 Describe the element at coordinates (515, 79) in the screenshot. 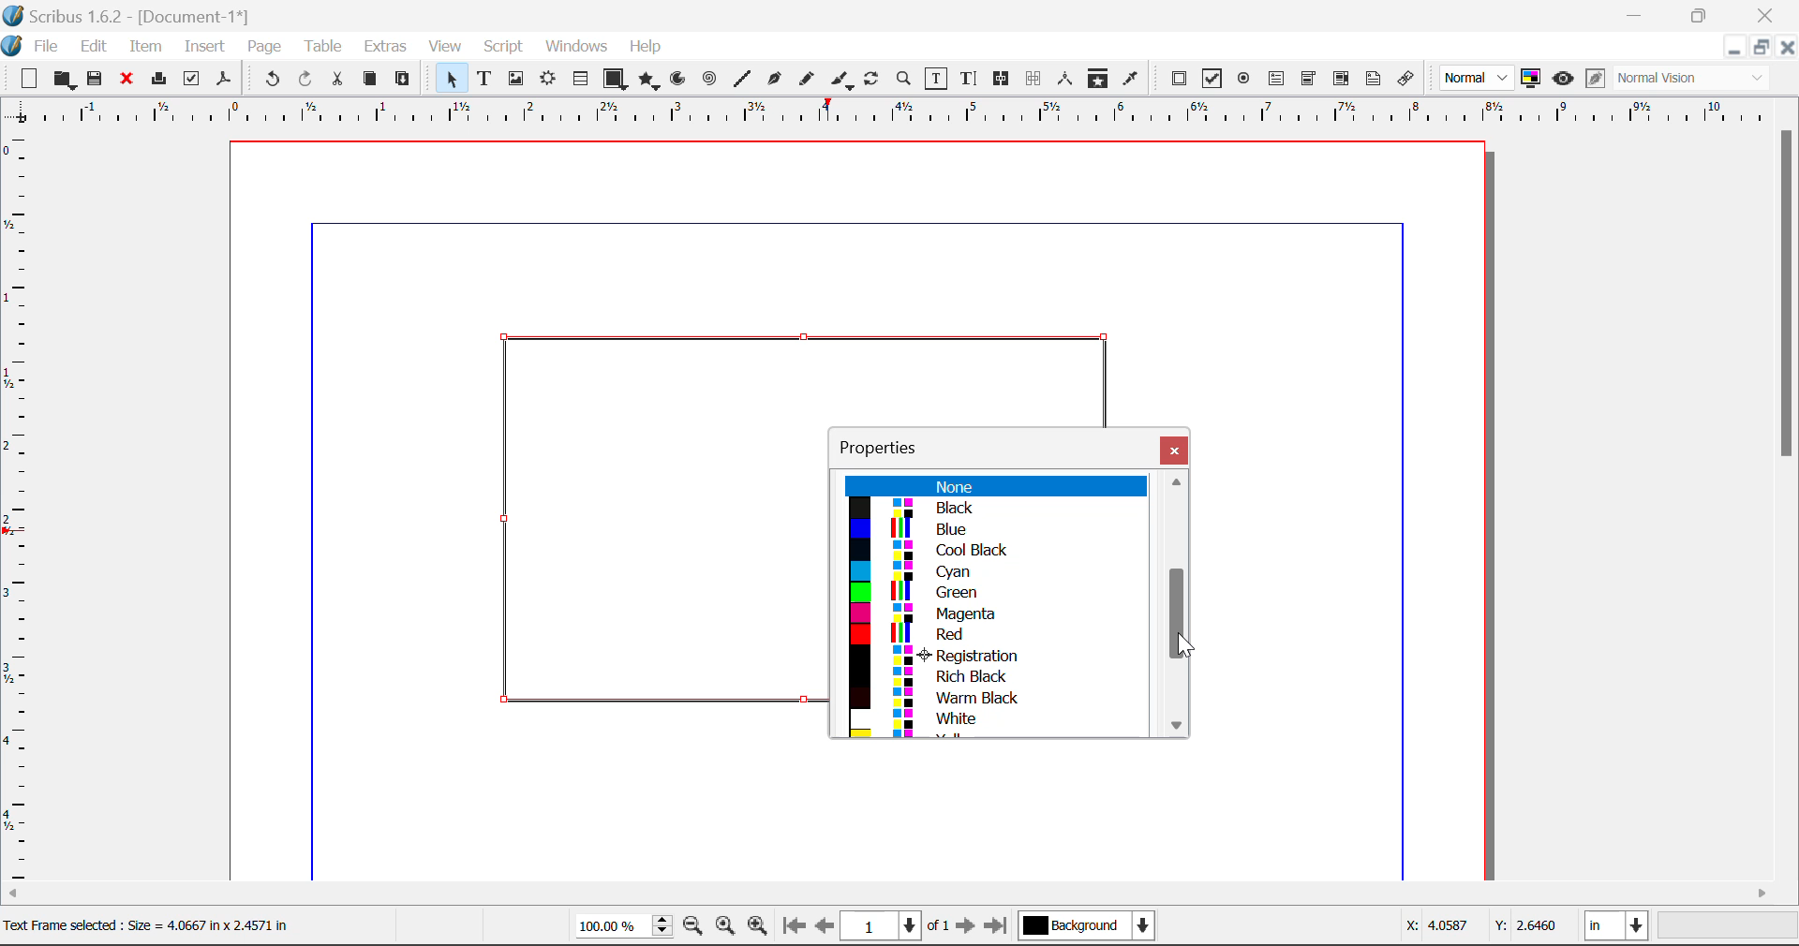

I see `Image Frame` at that location.